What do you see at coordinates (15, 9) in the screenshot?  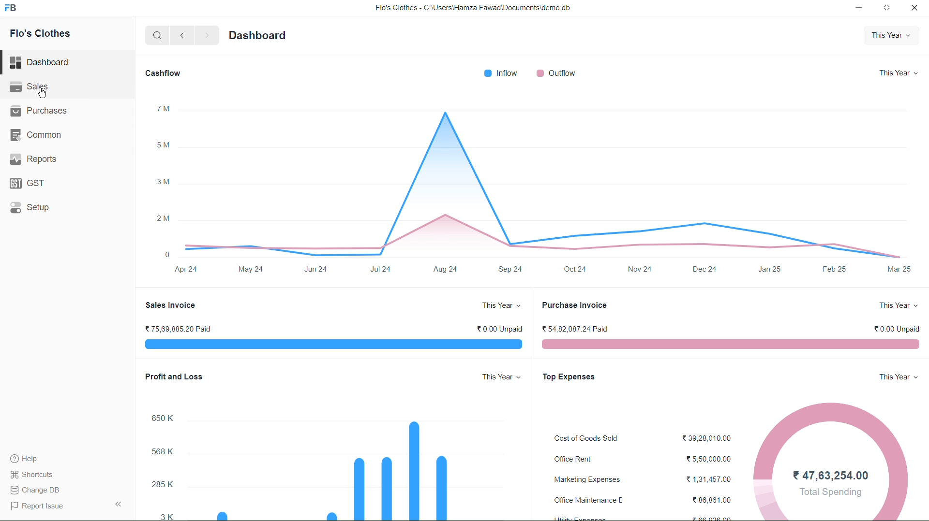 I see `Frappebooks logo` at bounding box center [15, 9].